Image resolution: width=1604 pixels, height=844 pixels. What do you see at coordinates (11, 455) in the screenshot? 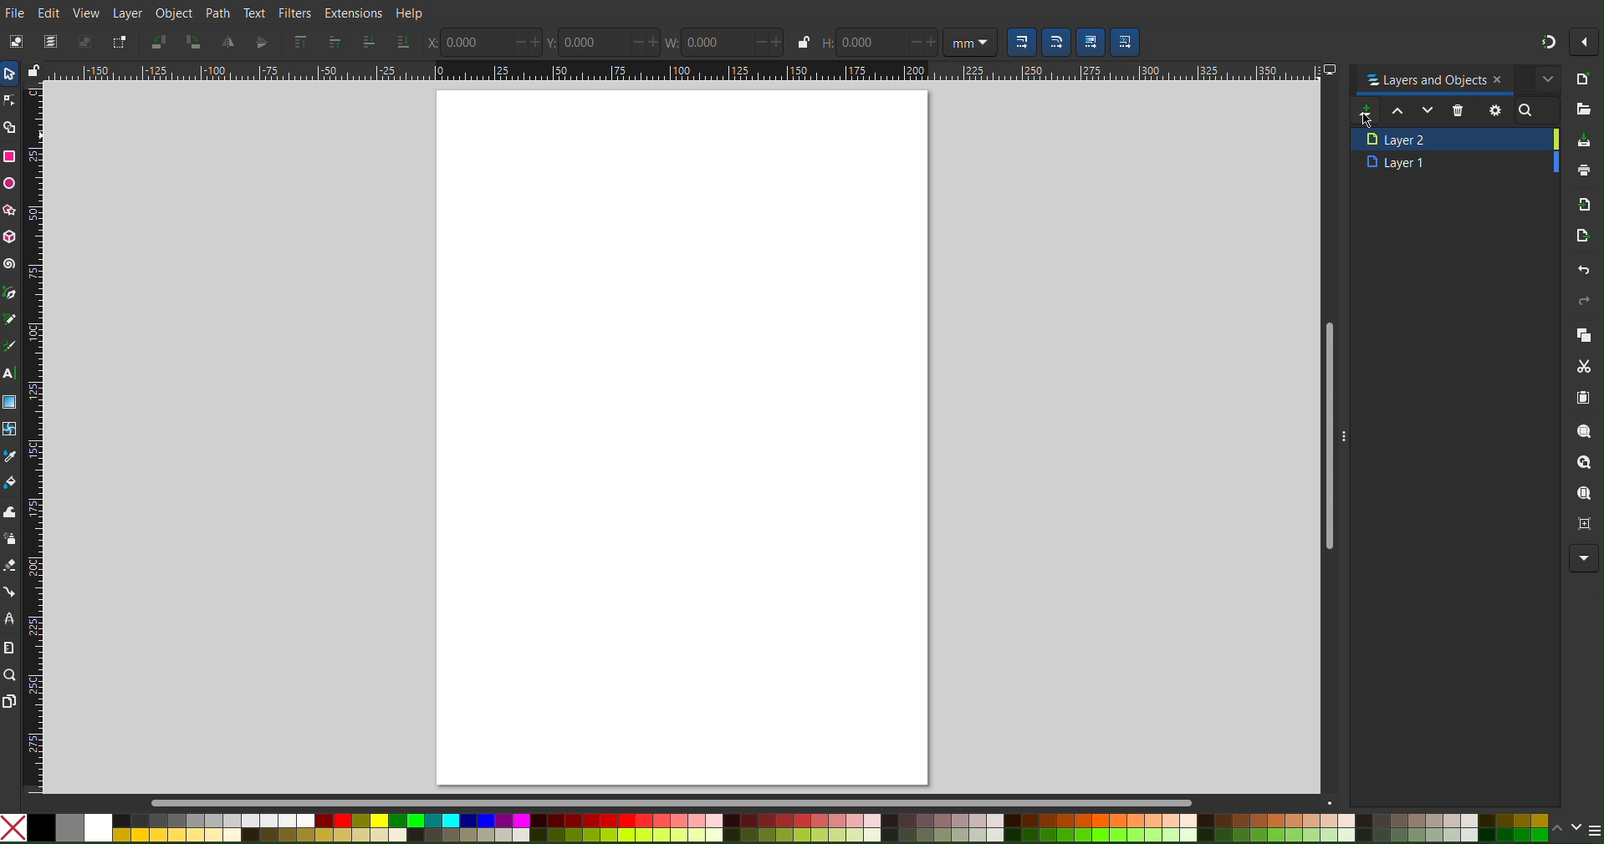
I see `Line Color` at bounding box center [11, 455].